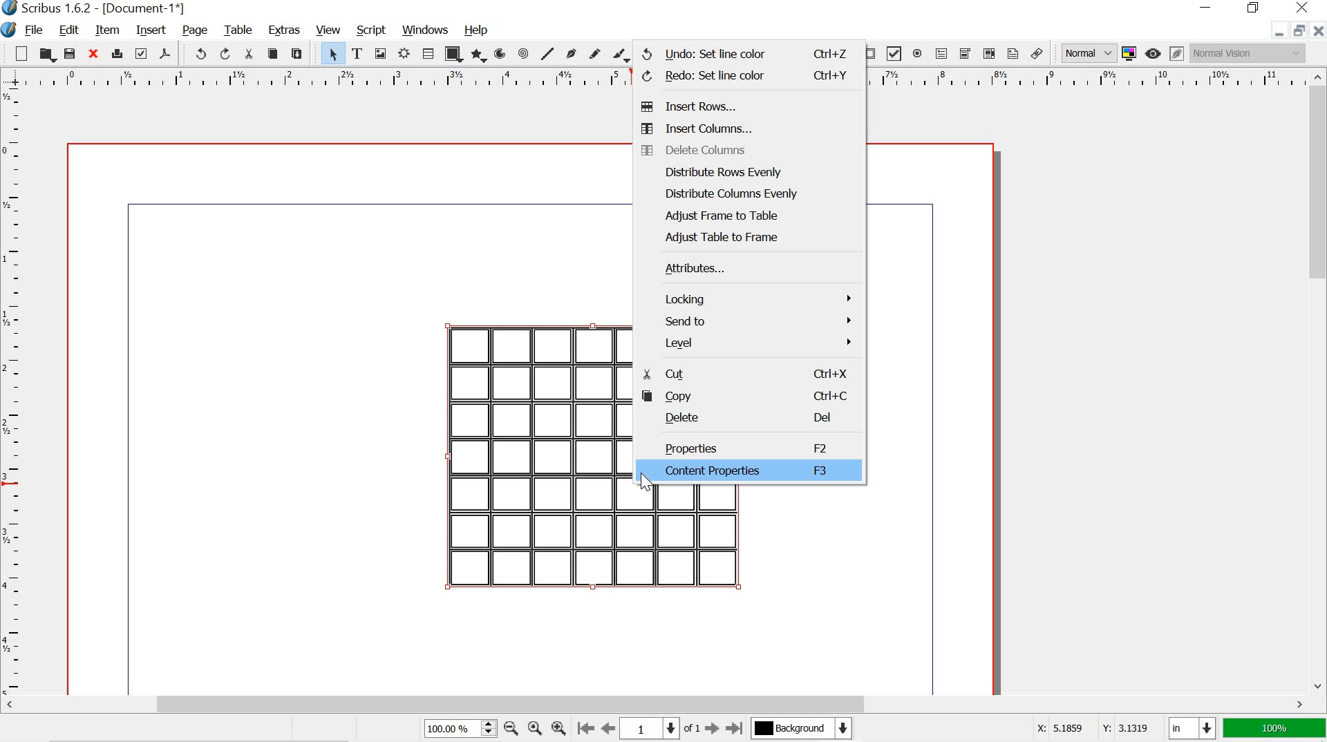  Describe the element at coordinates (659, 703) in the screenshot. I see `scrollbar` at that location.